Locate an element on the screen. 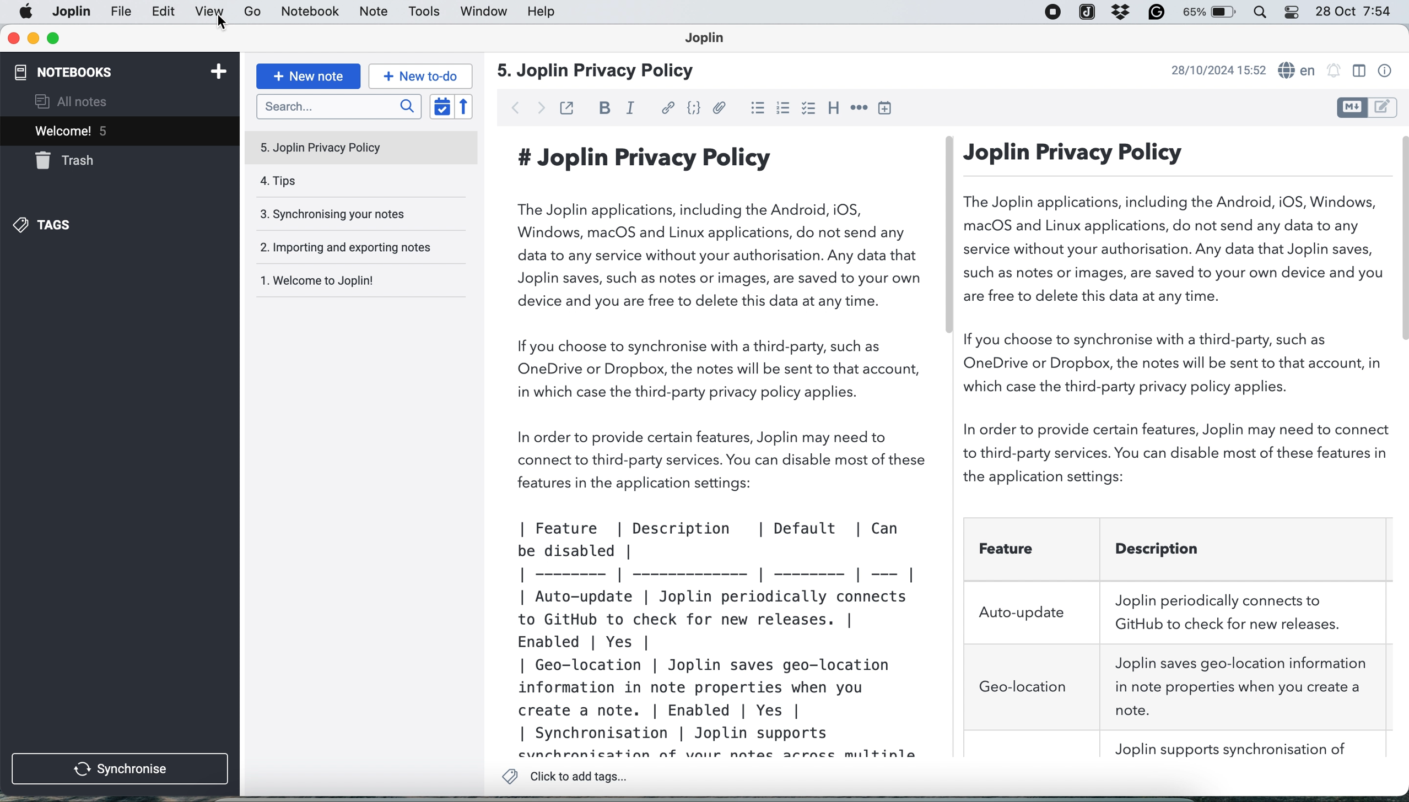 This screenshot has height=802, width=1409. toggle external editing is located at coordinates (567, 108).